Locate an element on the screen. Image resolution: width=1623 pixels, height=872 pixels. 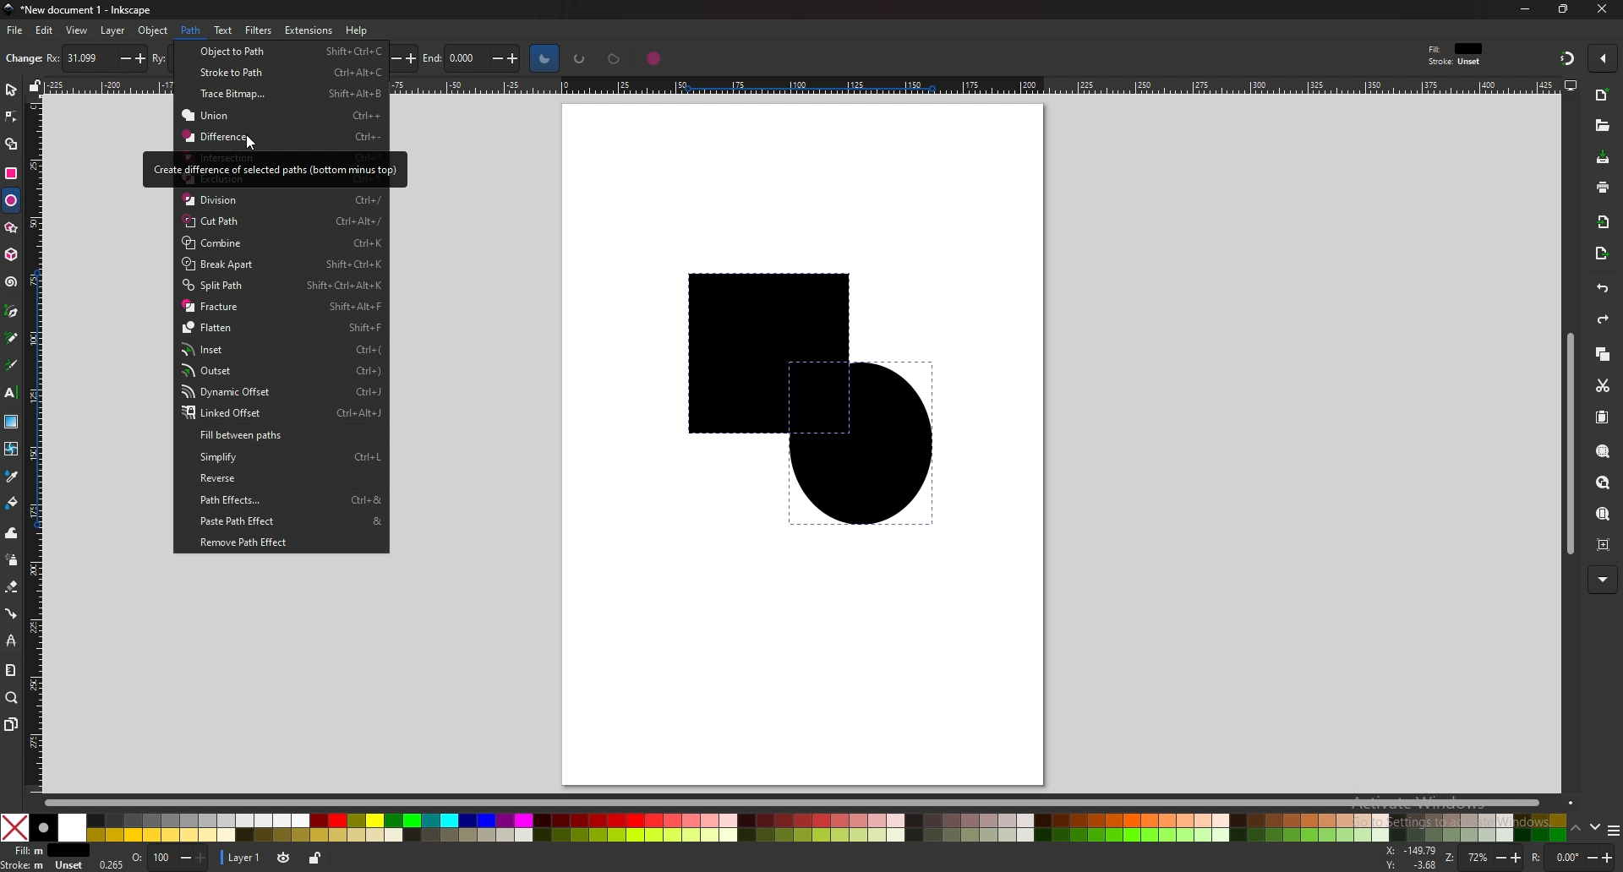
select is located at coordinates (11, 88).